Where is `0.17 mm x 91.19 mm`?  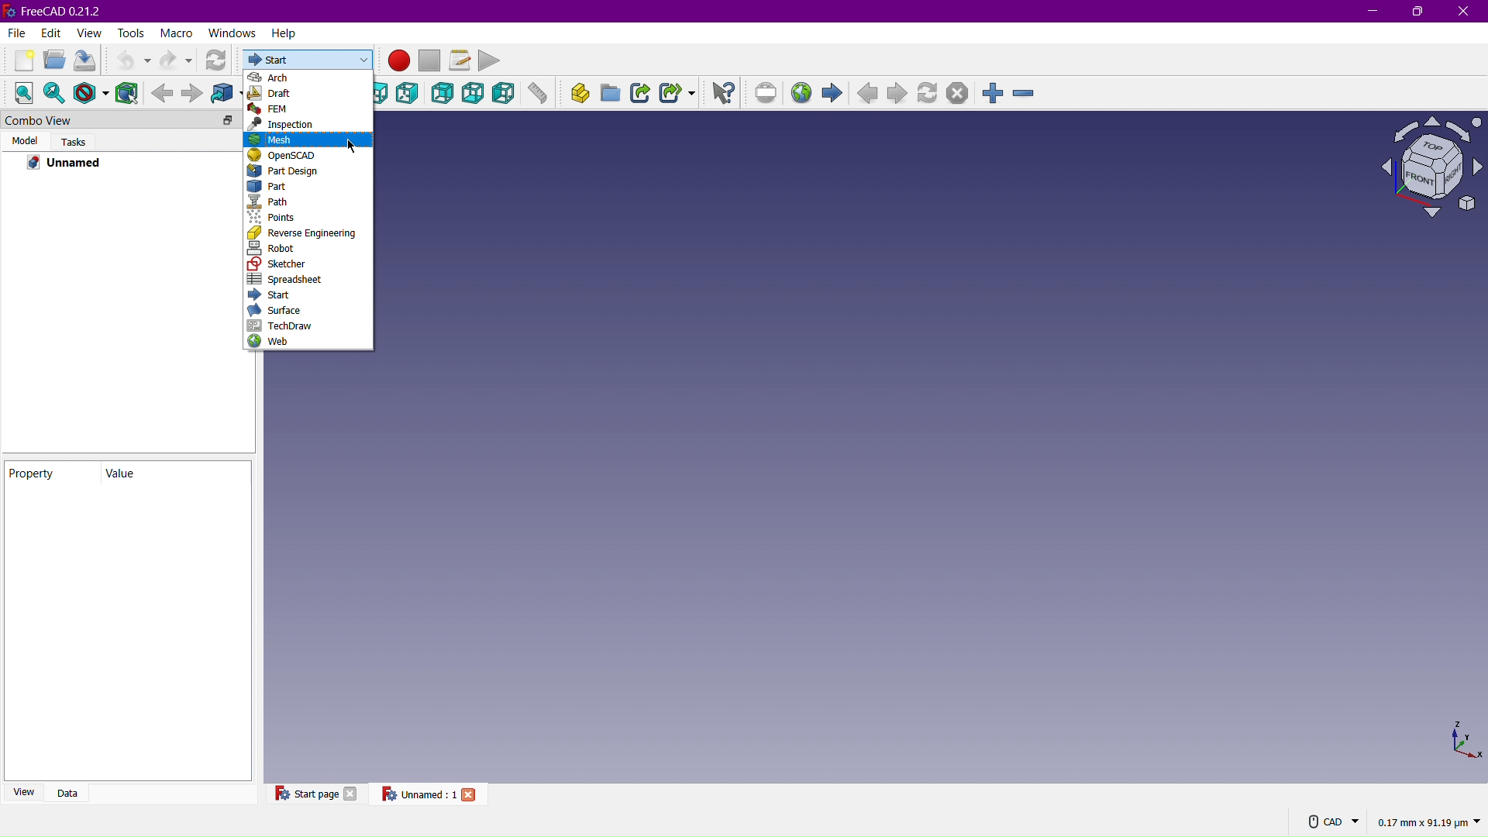
0.17 mm x 91.19 mm is located at coordinates (1429, 822).